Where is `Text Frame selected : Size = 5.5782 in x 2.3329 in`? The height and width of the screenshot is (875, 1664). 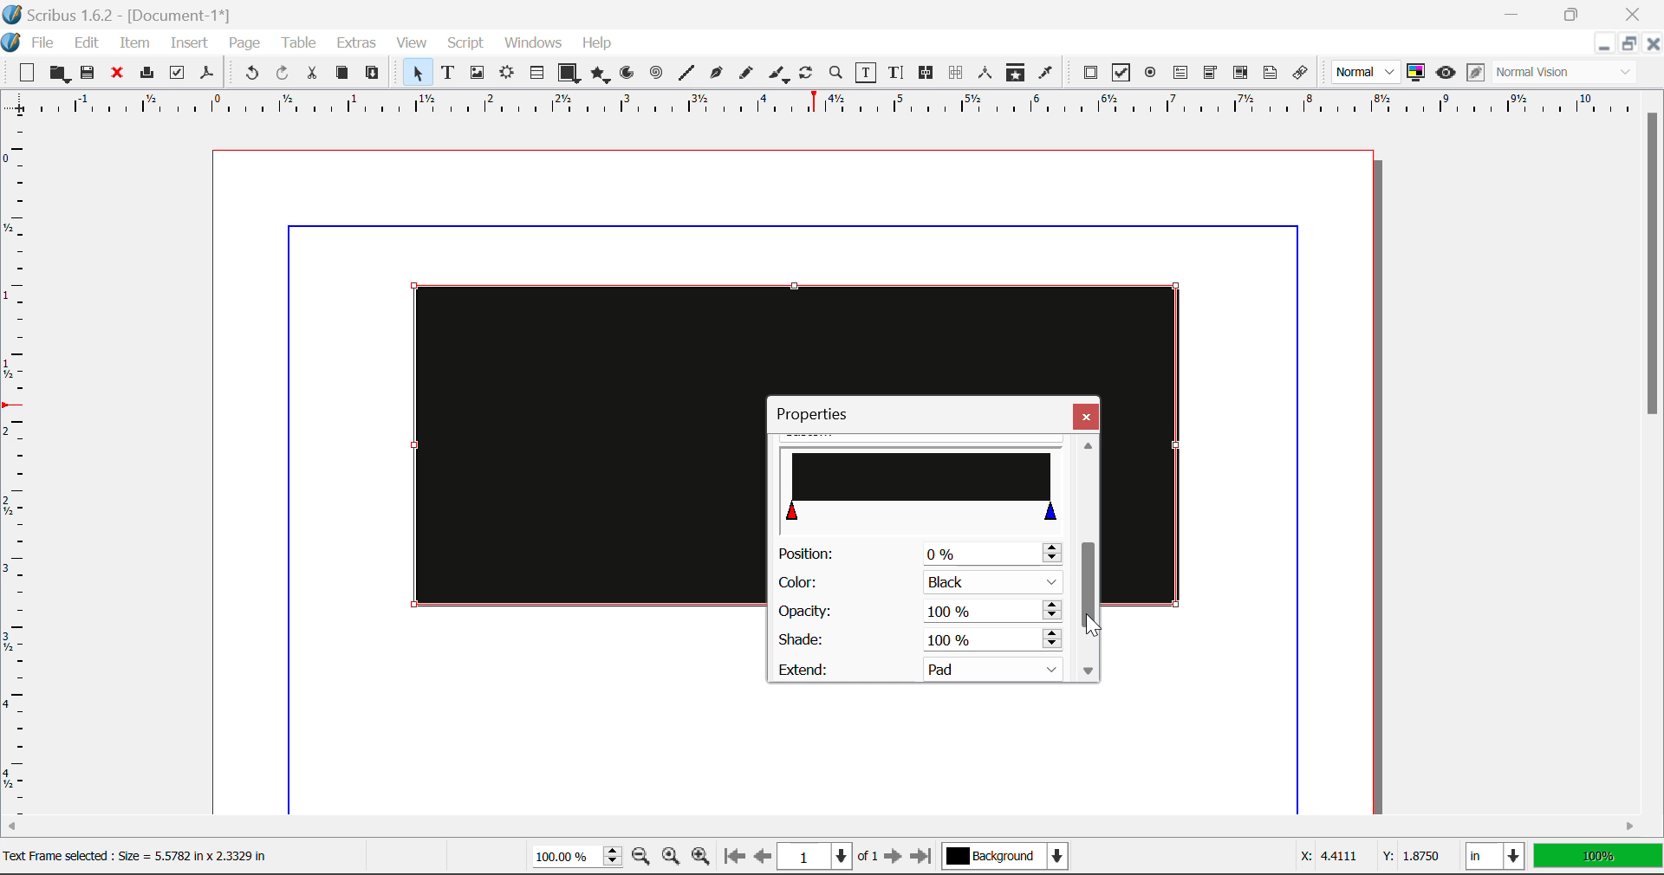
Text Frame selected : Size = 5.5782 in x 2.3329 in is located at coordinates (140, 855).